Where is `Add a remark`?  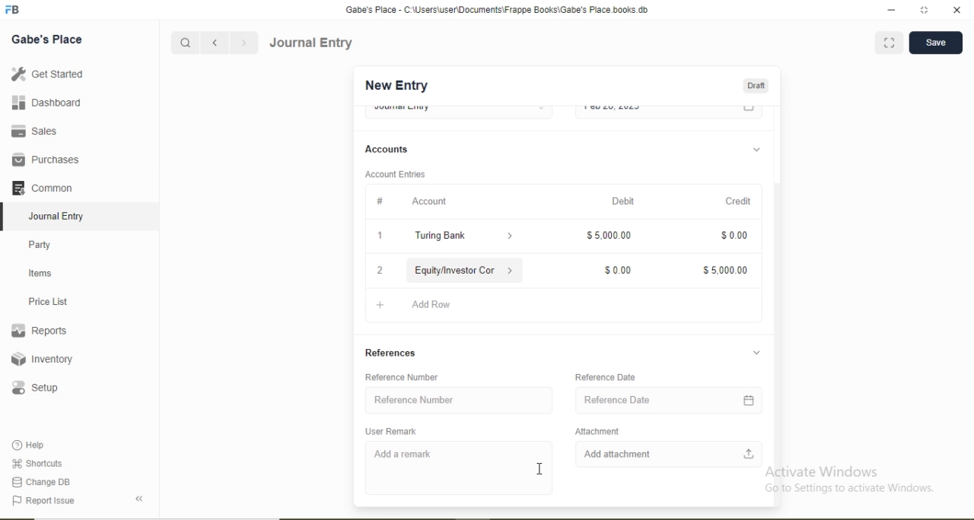 Add a remark is located at coordinates (403, 455).